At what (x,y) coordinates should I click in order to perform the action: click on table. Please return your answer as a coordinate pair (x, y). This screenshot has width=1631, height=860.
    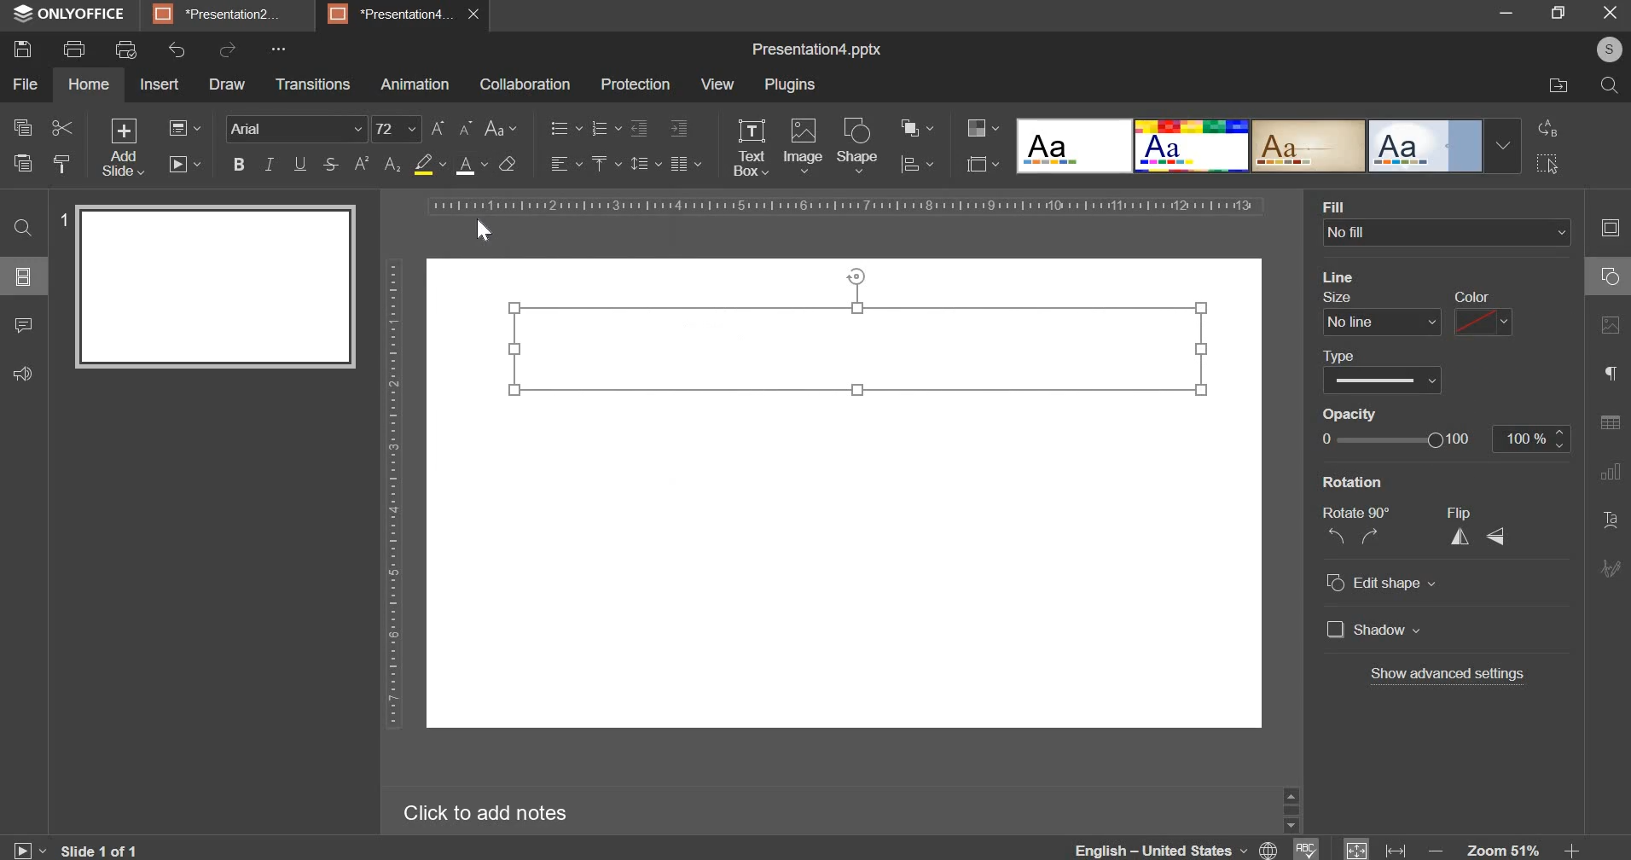
    Looking at the image, I should click on (1610, 427).